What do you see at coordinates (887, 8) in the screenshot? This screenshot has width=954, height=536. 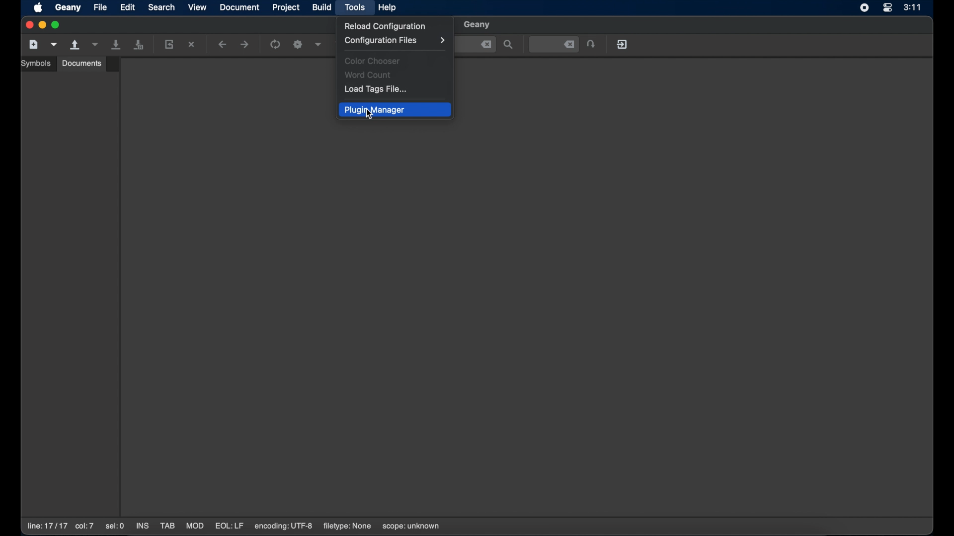 I see `control center` at bounding box center [887, 8].